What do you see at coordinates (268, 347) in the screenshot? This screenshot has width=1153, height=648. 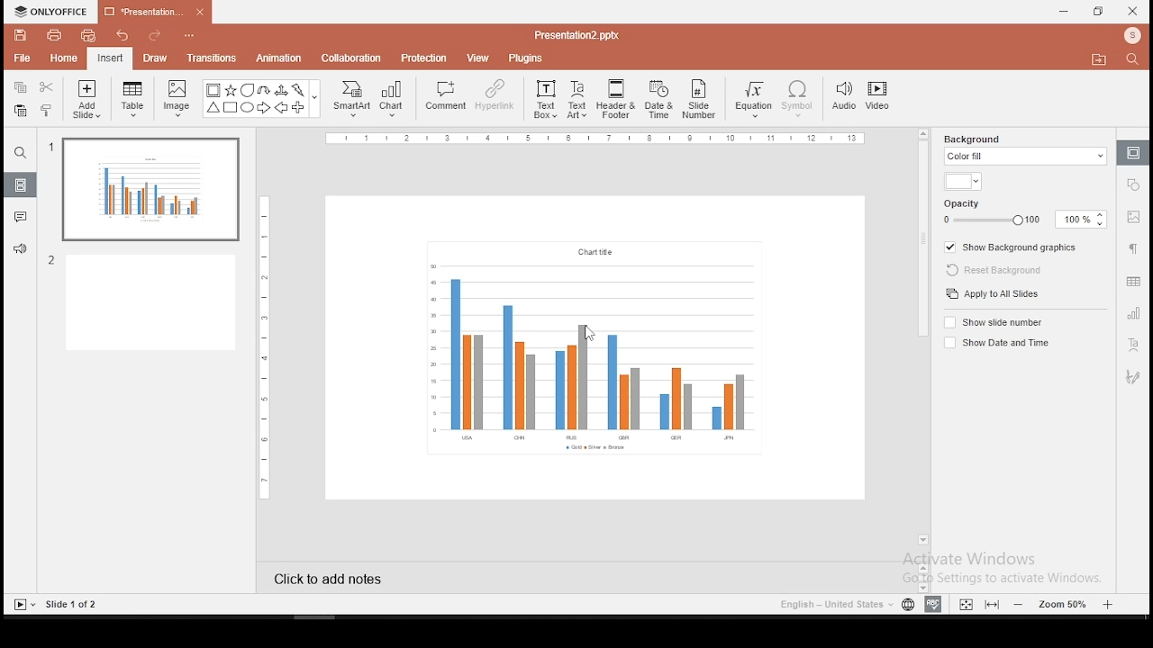 I see `Scale` at bounding box center [268, 347].